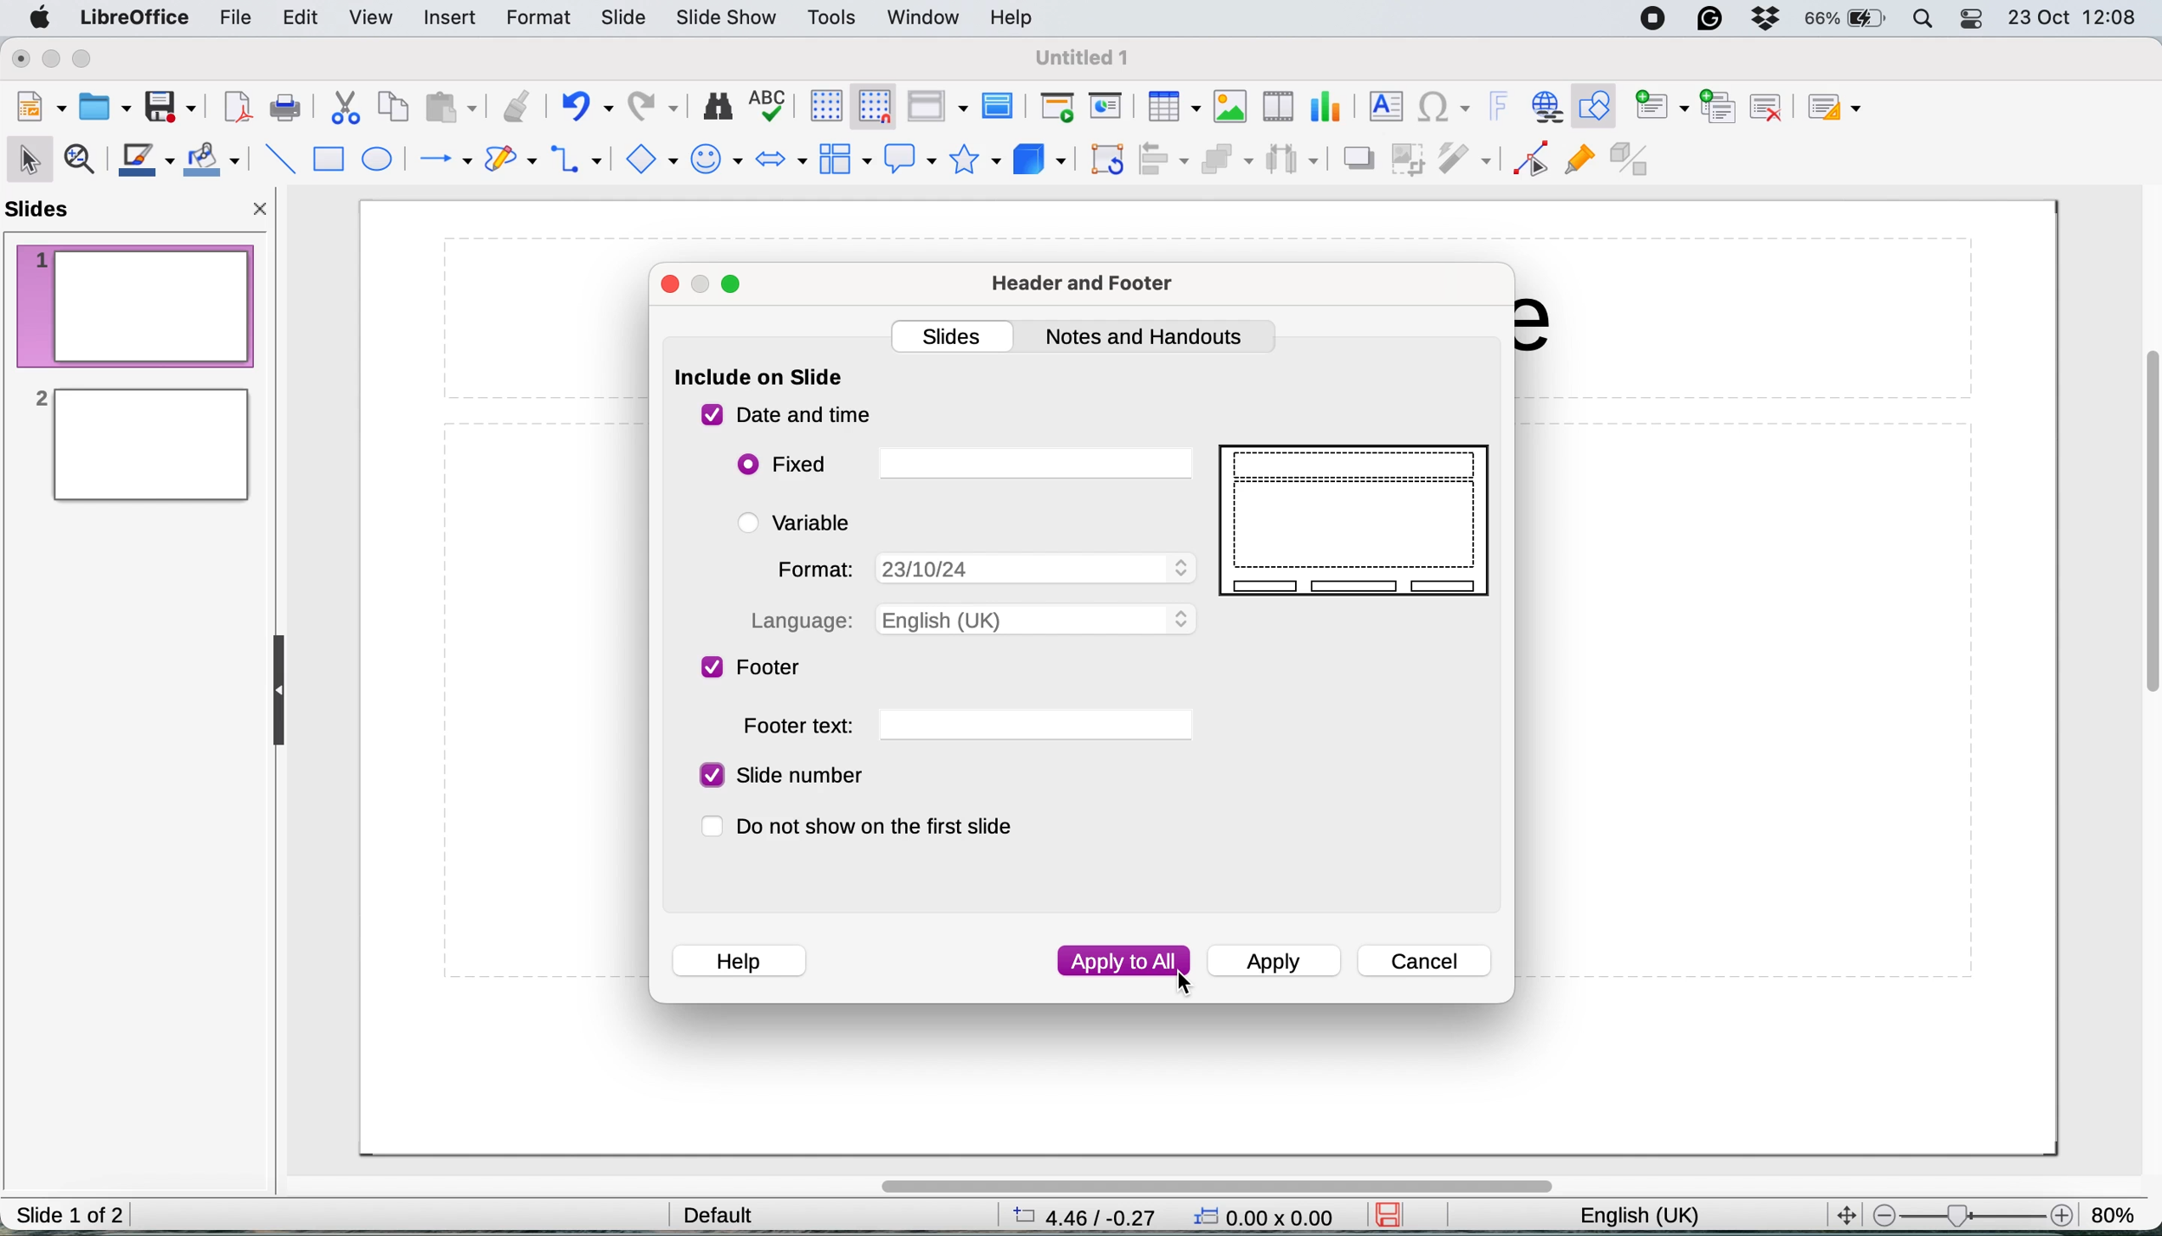  Describe the element at coordinates (1841, 1213) in the screenshot. I see `fit to screen` at that location.